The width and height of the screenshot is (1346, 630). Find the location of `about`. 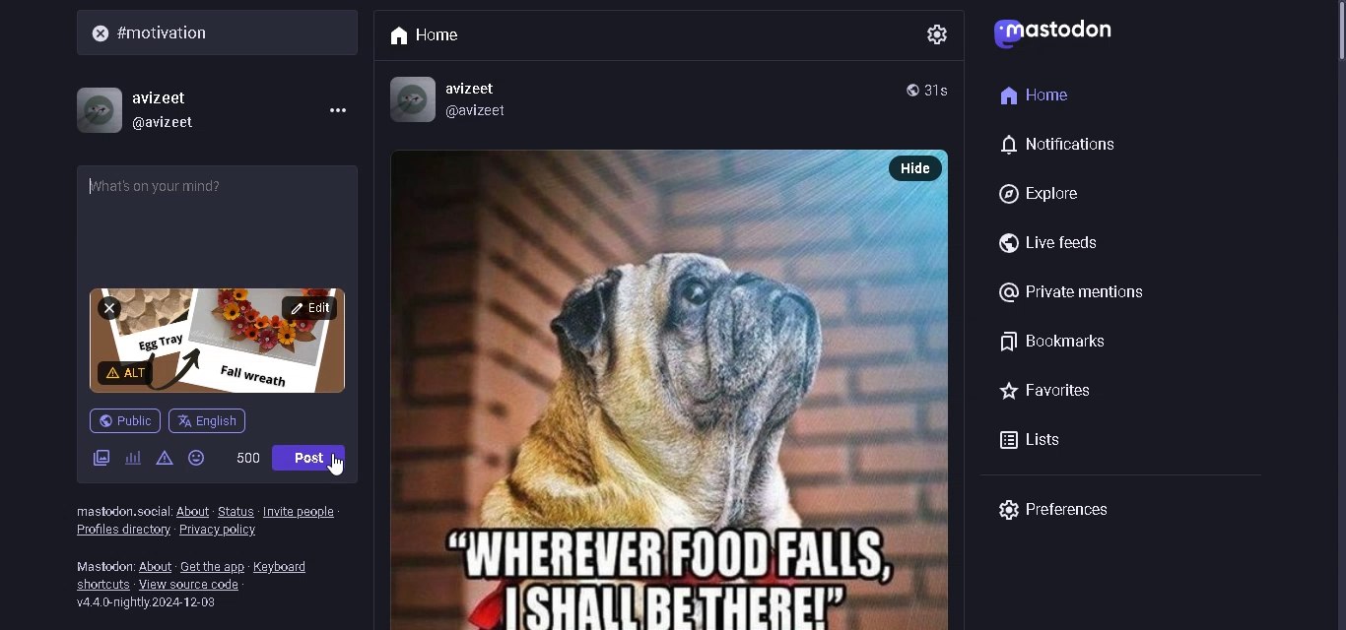

about is located at coordinates (192, 511).